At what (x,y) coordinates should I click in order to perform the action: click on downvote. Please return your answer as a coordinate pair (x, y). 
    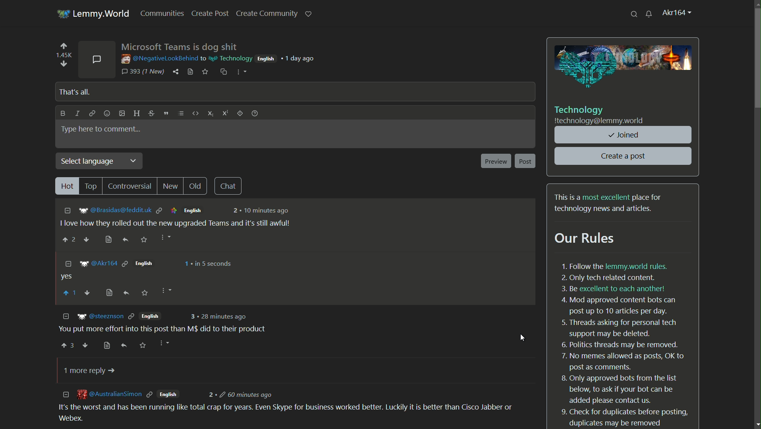
    Looking at the image, I should click on (63, 64).